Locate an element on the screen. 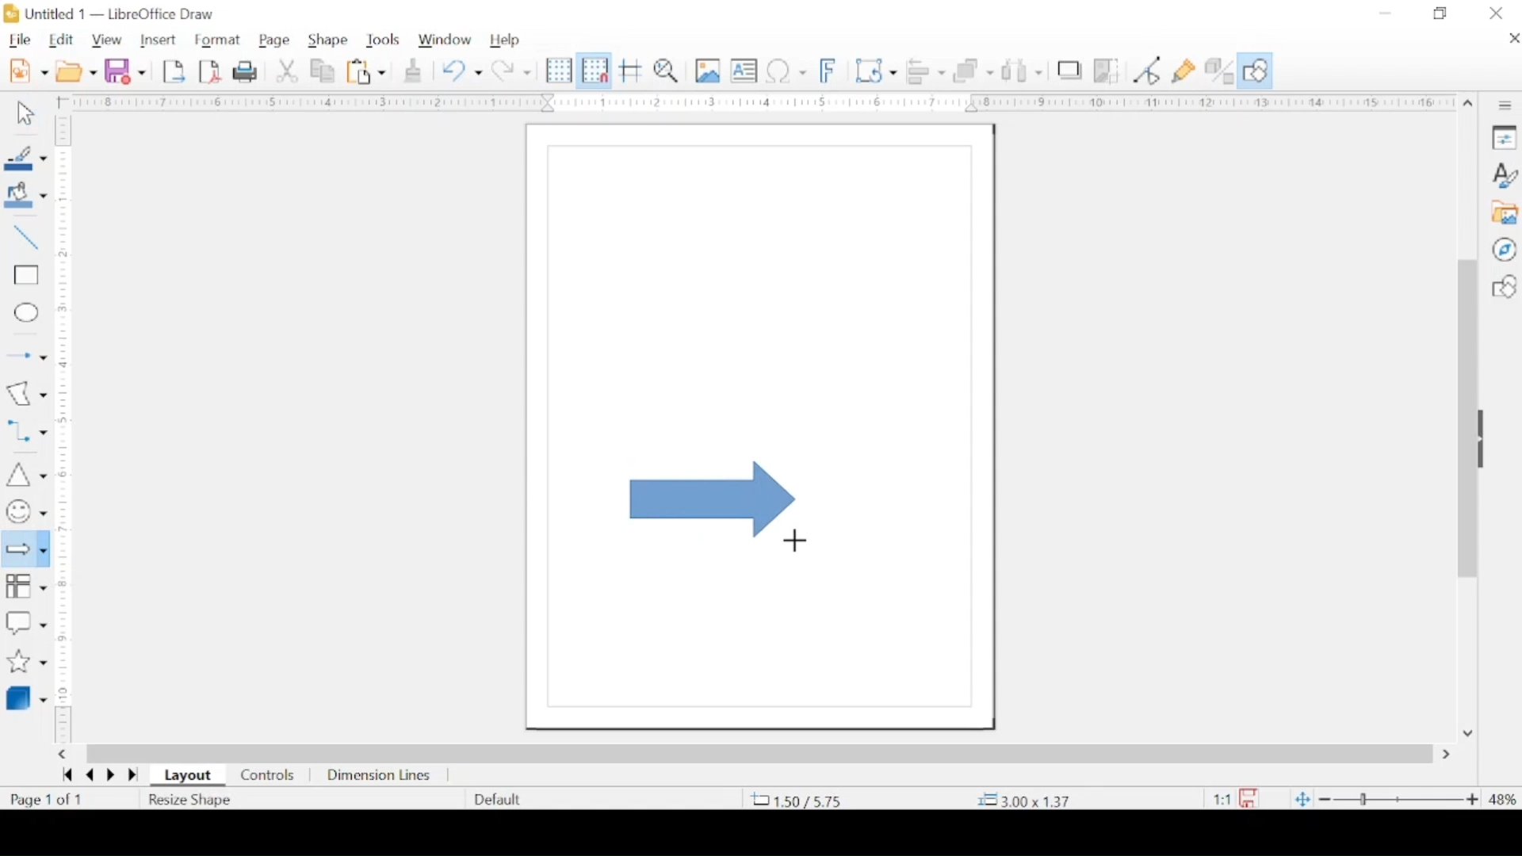 The width and height of the screenshot is (1522, 856). minimize is located at coordinates (1386, 13).